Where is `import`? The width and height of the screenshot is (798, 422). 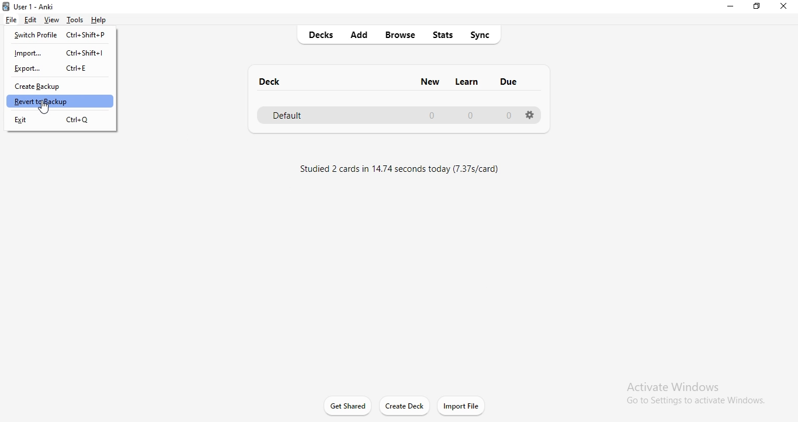
import is located at coordinates (63, 53).